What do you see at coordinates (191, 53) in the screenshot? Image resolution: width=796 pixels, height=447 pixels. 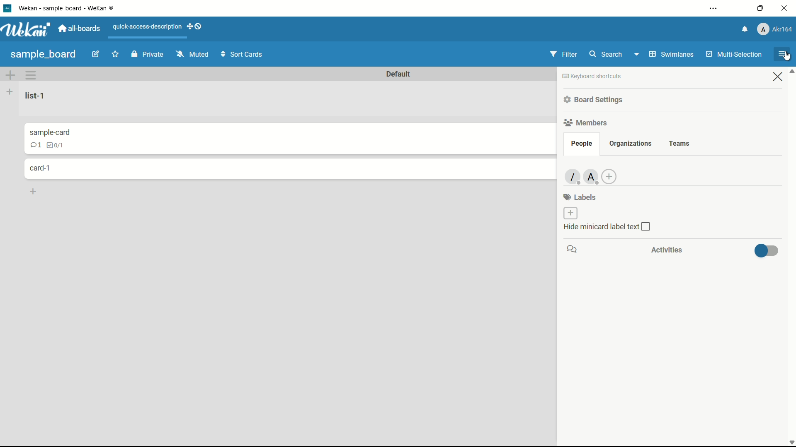 I see `mute` at bounding box center [191, 53].